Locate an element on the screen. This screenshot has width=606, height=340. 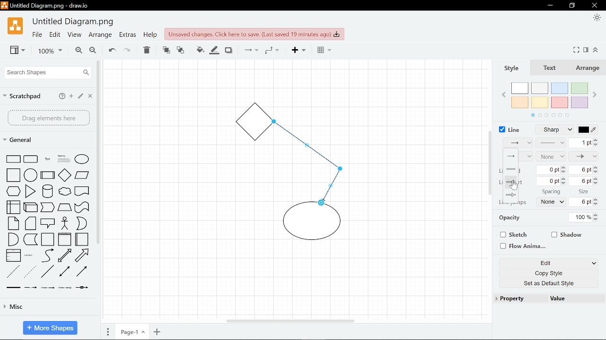
shape is located at coordinates (82, 239).